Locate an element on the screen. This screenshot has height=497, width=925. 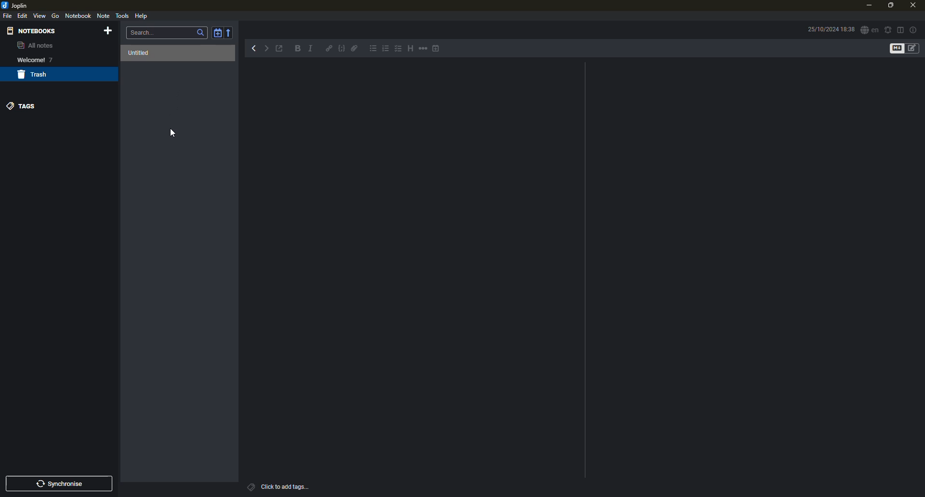
welcome! is located at coordinates (28, 60).